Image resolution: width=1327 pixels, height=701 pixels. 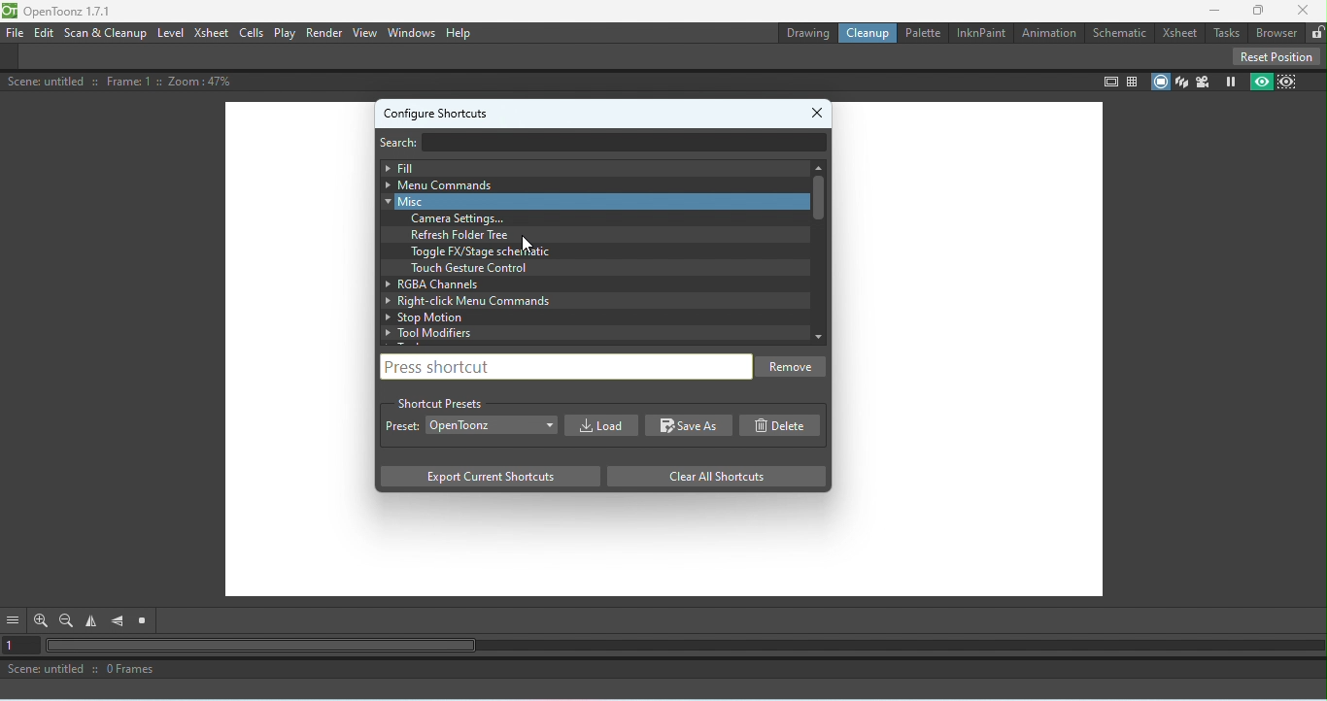 What do you see at coordinates (212, 33) in the screenshot?
I see `Xsheet` at bounding box center [212, 33].